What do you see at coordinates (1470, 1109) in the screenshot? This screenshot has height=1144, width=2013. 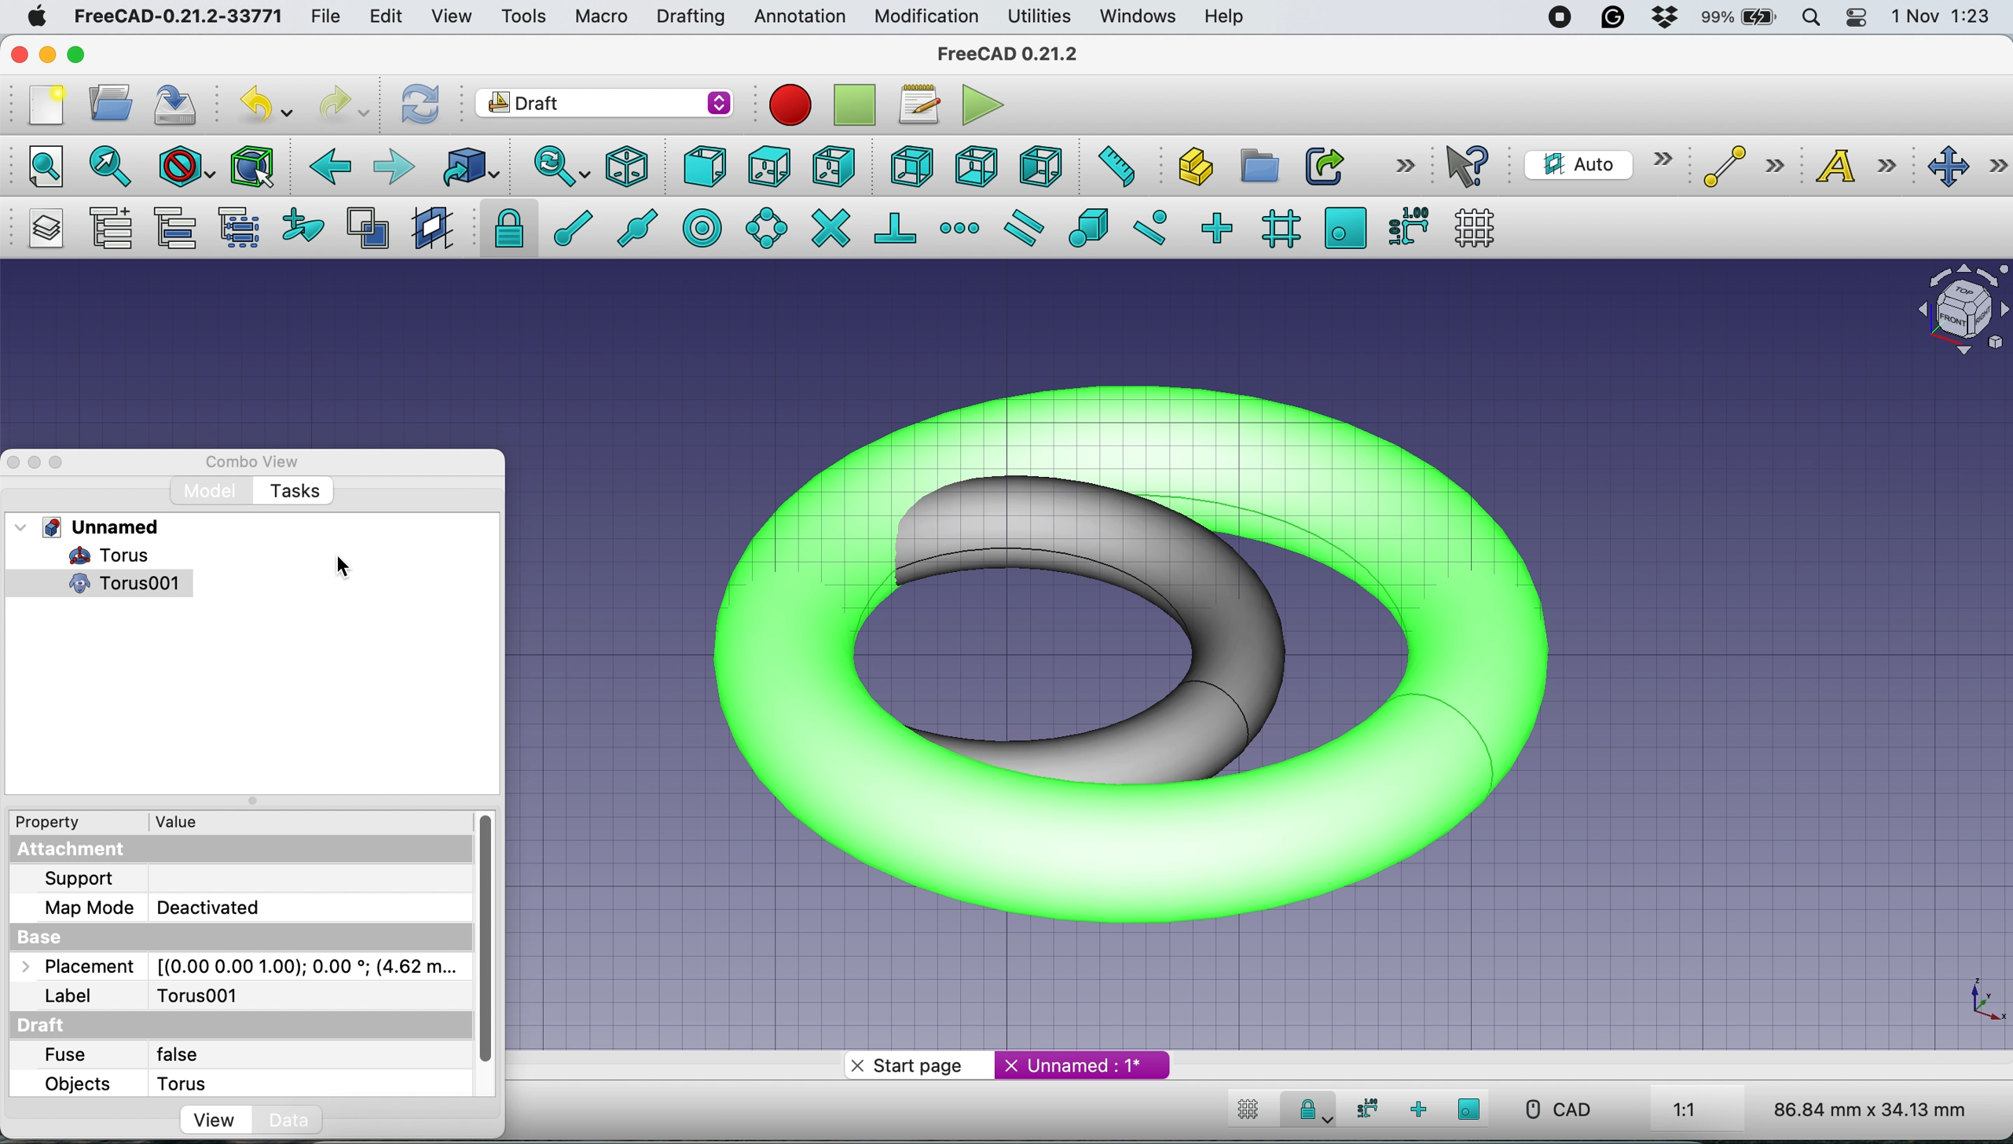 I see `snap working plane` at bounding box center [1470, 1109].